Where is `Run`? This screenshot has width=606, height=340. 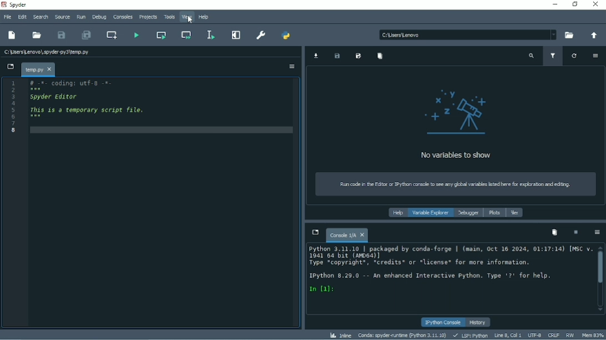
Run is located at coordinates (80, 17).